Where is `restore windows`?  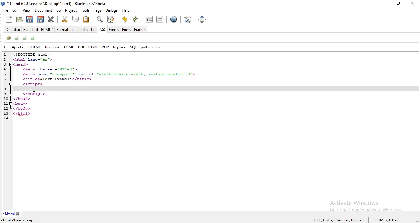 restore windows is located at coordinates (399, 3).